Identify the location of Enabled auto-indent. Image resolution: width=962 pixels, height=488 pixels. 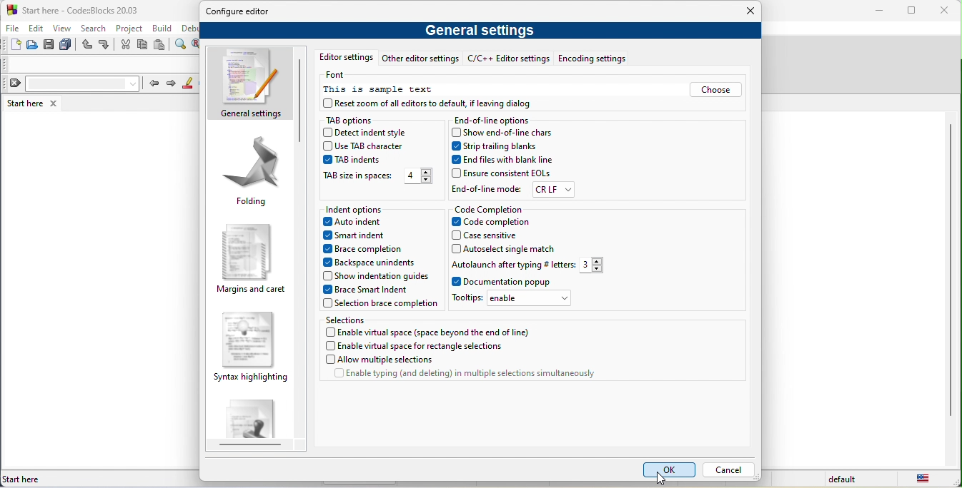
(362, 223).